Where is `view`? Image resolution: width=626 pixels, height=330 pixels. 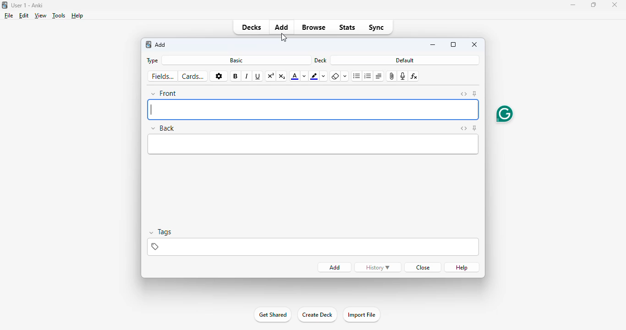
view is located at coordinates (41, 15).